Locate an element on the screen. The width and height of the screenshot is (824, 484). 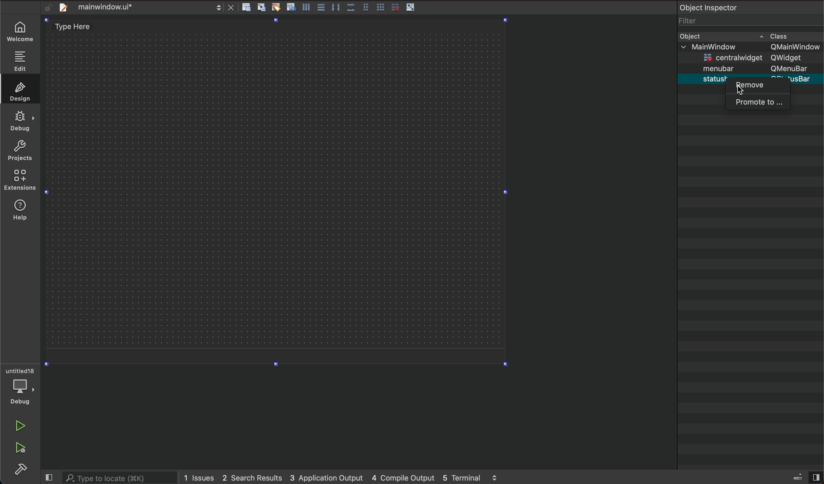
object inspector is located at coordinates (750, 7).